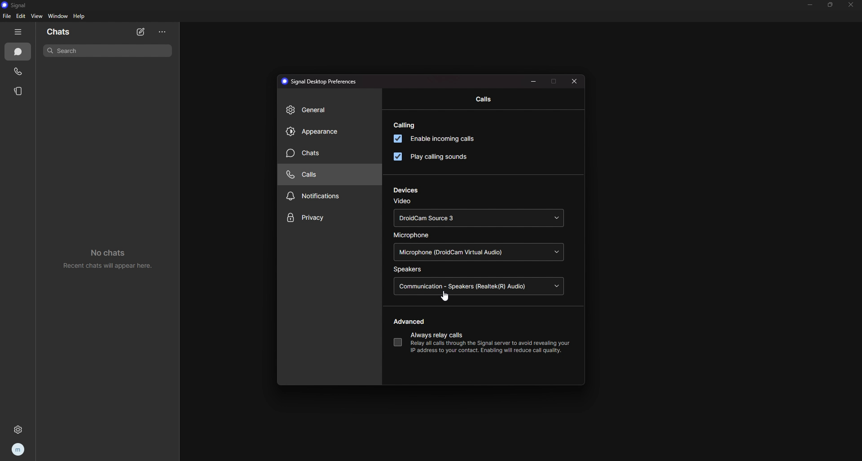  What do you see at coordinates (441, 335) in the screenshot?
I see `always relay calls` at bounding box center [441, 335].